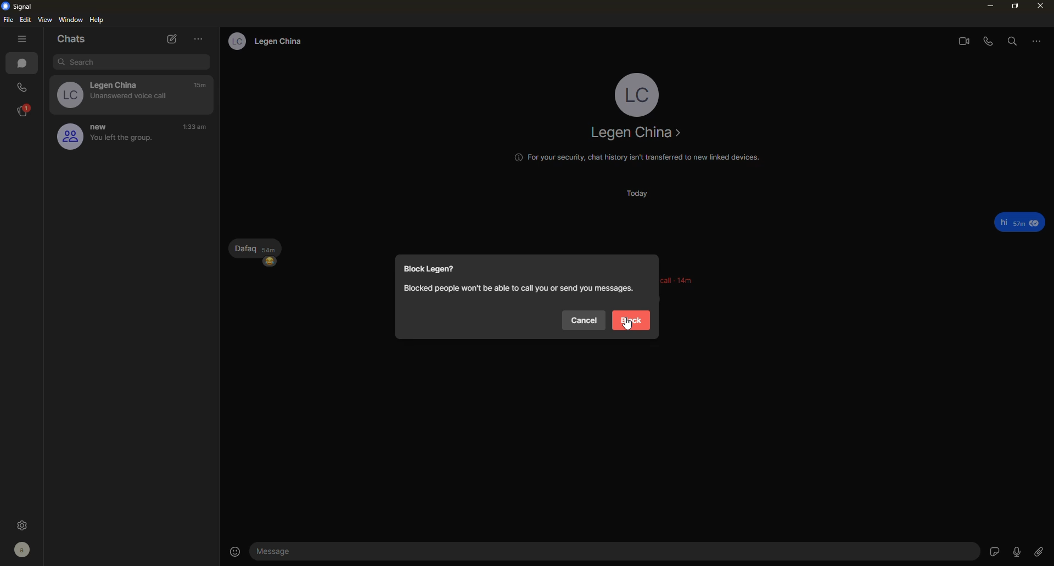 The image size is (1054, 566). What do you see at coordinates (1012, 41) in the screenshot?
I see `search` at bounding box center [1012, 41].